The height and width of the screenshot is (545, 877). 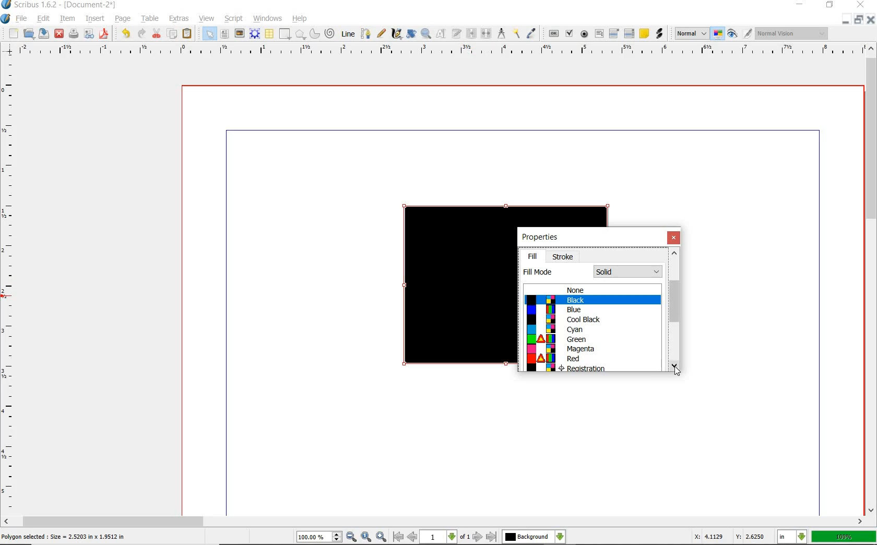 What do you see at coordinates (569, 34) in the screenshot?
I see `pdf check box` at bounding box center [569, 34].